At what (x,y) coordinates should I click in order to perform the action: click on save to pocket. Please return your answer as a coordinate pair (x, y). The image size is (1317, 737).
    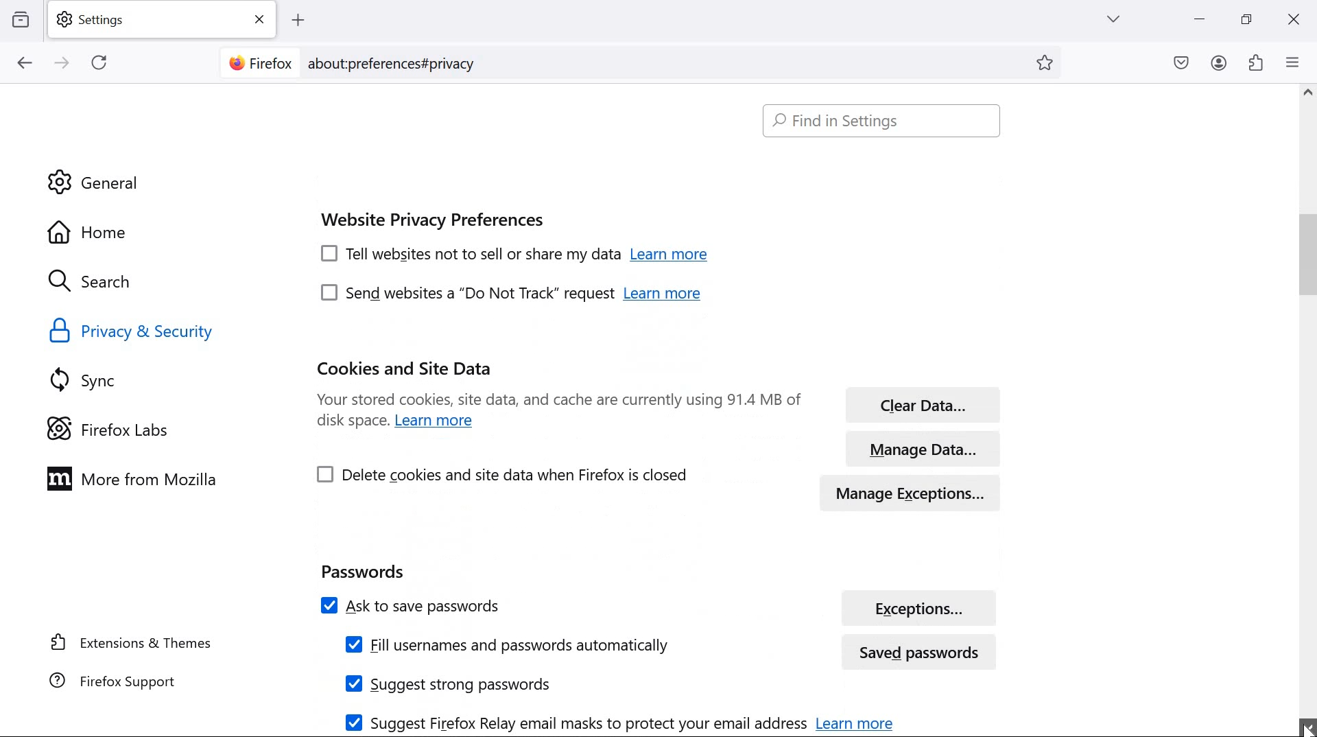
    Looking at the image, I should click on (1181, 64).